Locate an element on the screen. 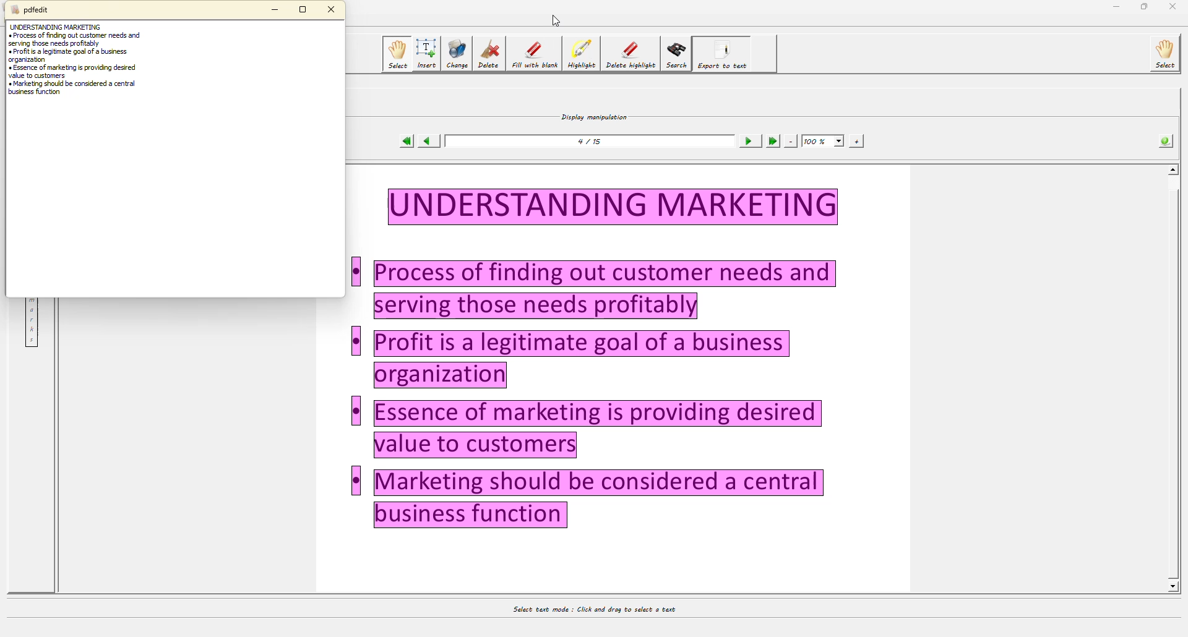  change is located at coordinates (457, 54).